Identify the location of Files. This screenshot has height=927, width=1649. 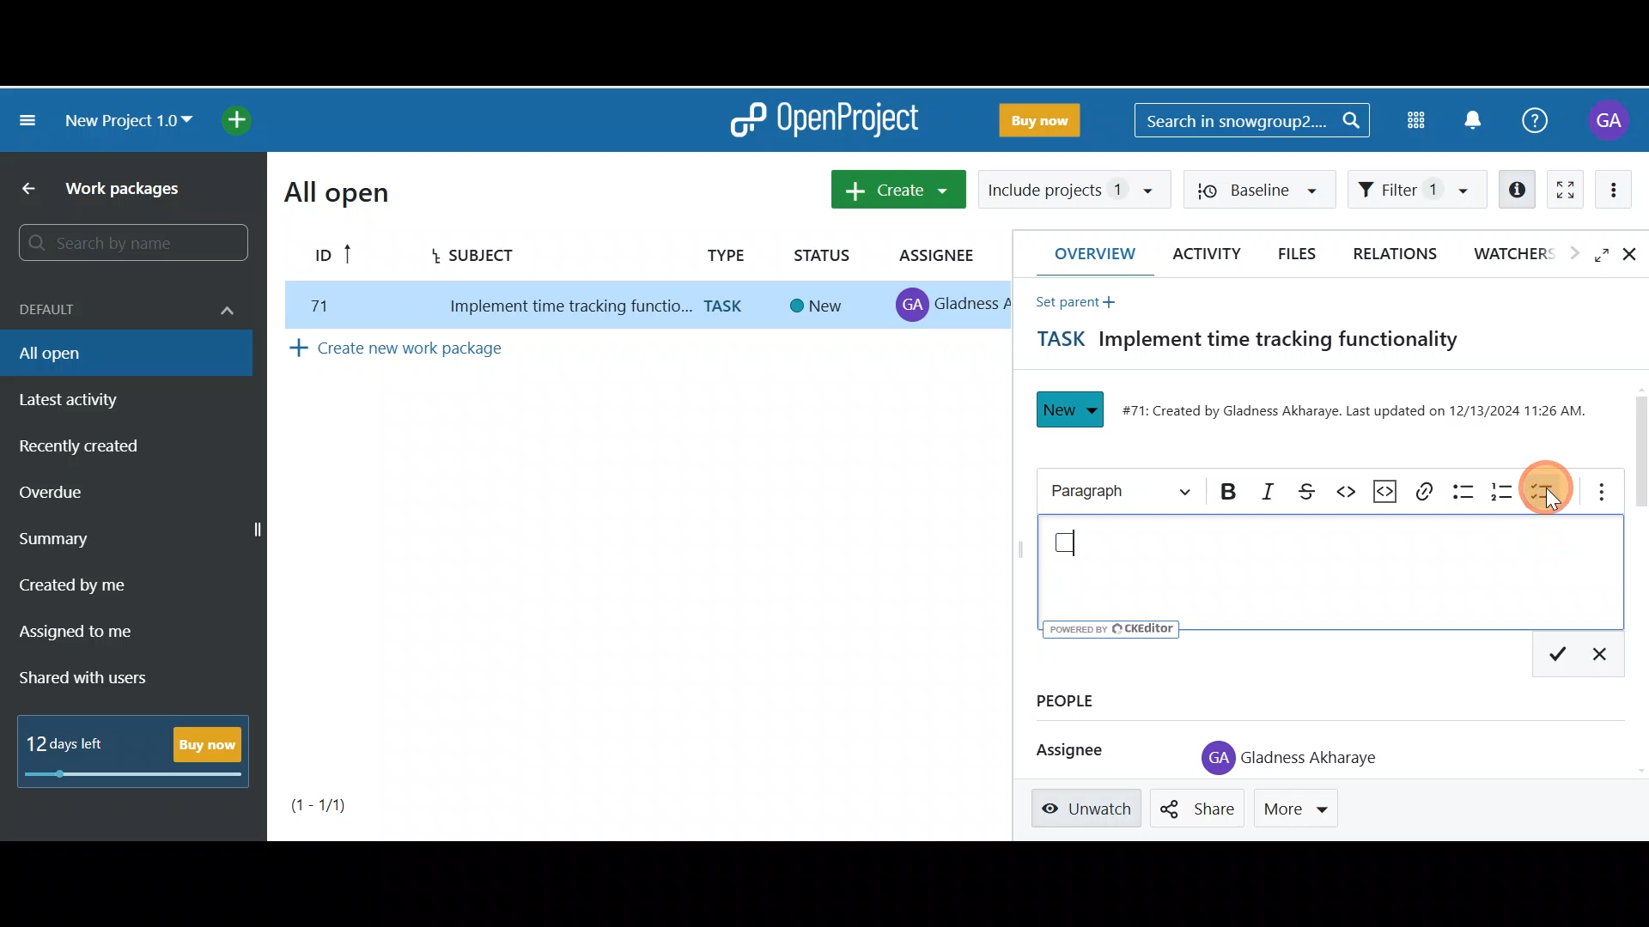
(1302, 254).